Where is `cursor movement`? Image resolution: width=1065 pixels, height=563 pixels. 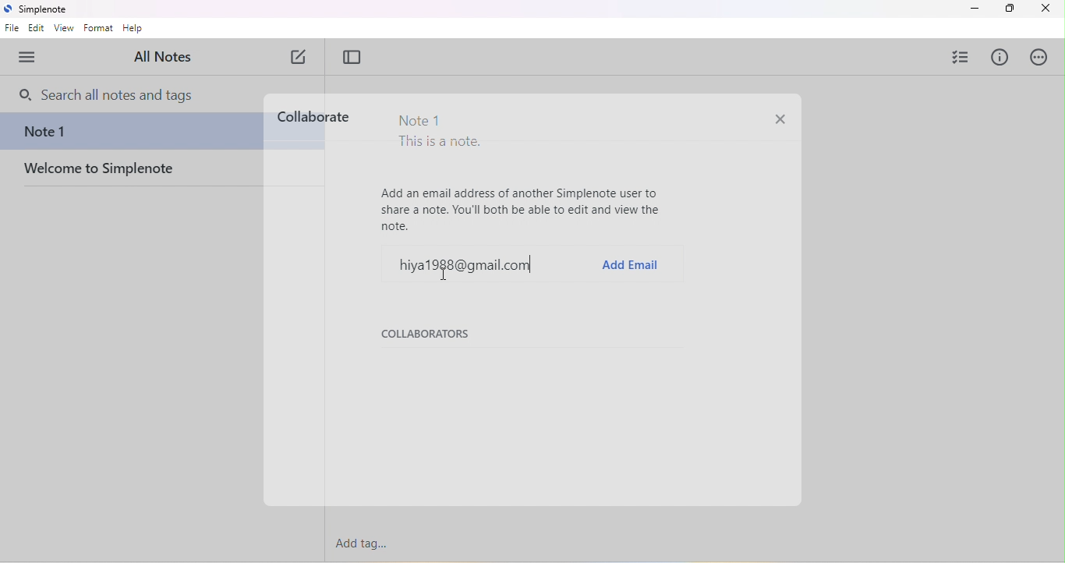 cursor movement is located at coordinates (452, 275).